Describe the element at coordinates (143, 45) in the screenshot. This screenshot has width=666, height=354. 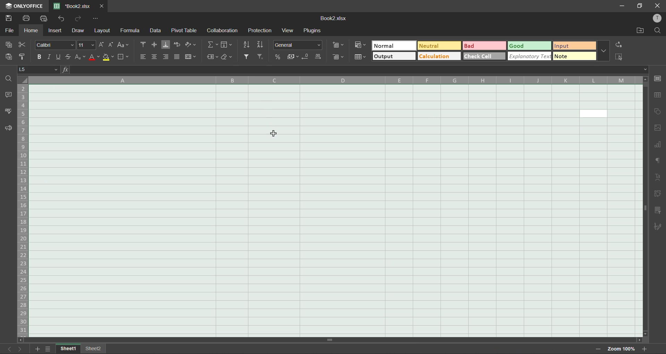
I see `align top` at that location.